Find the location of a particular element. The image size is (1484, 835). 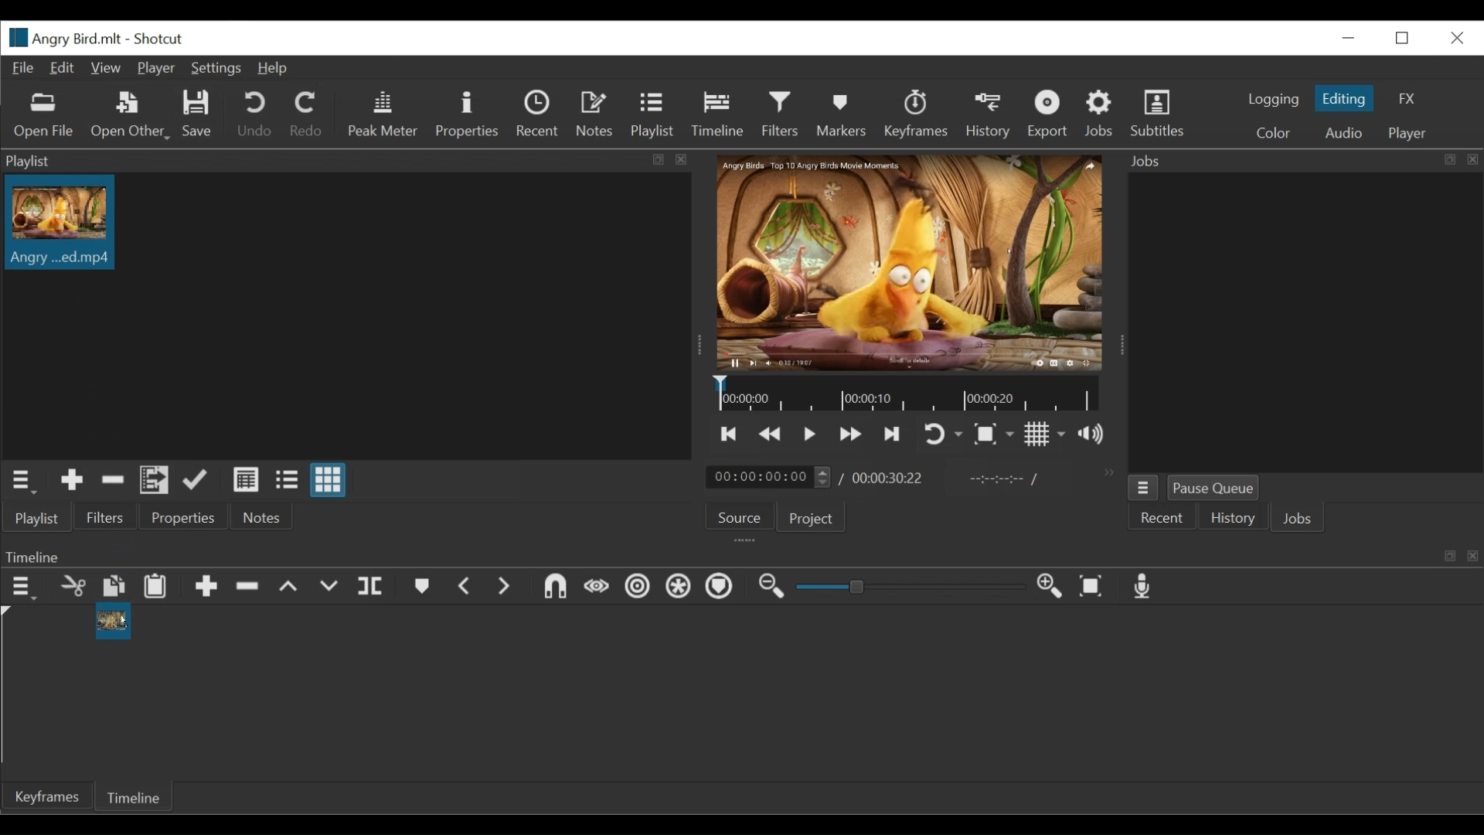

Paste is located at coordinates (155, 586).